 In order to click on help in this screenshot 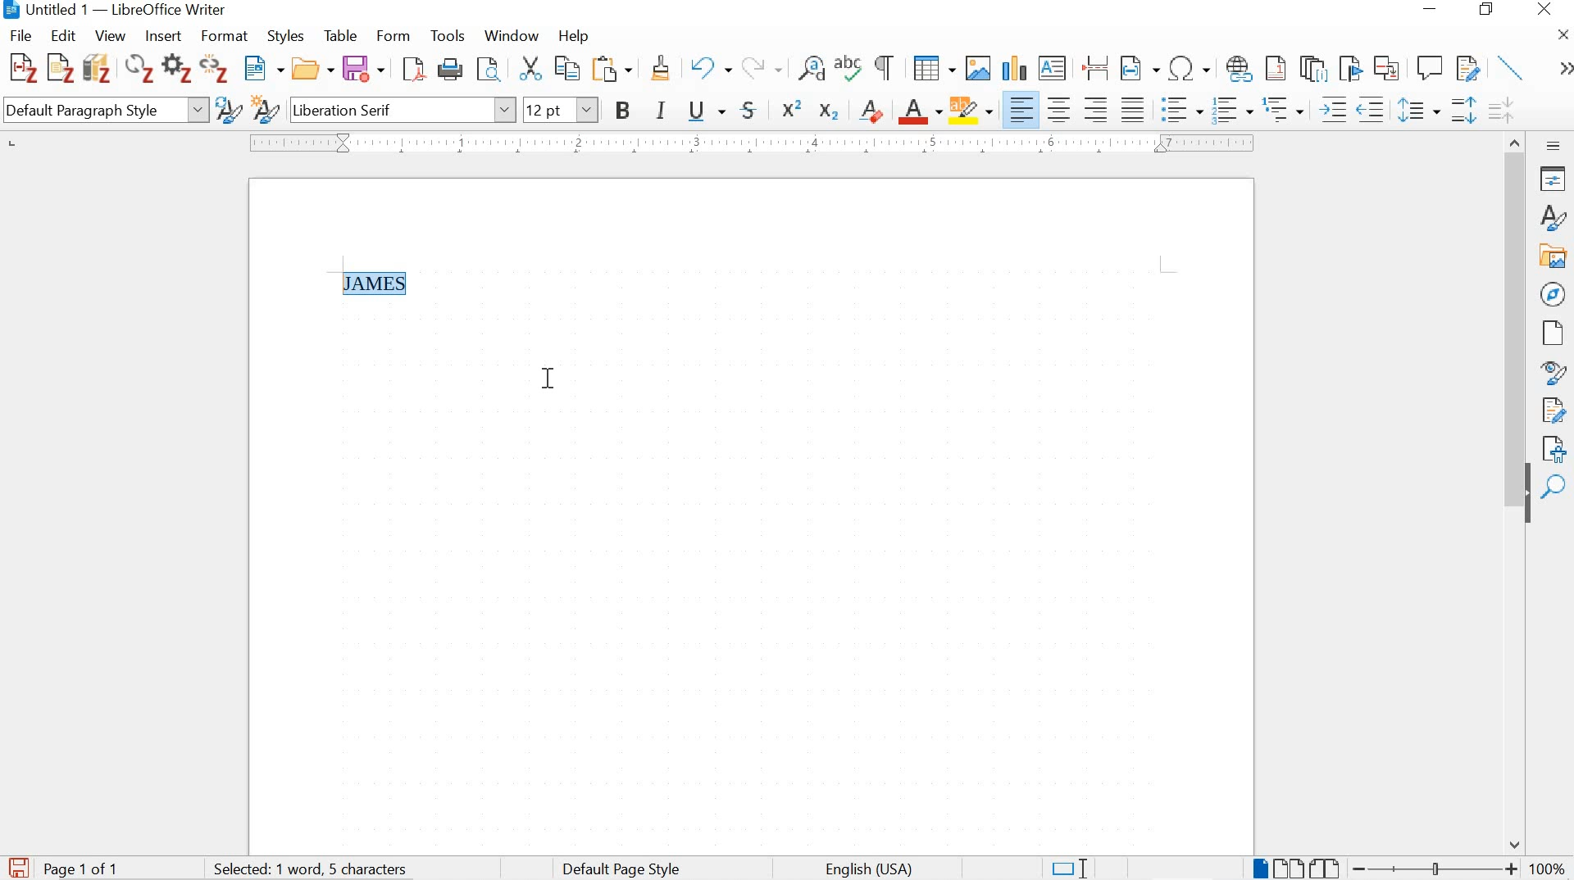, I will do `click(572, 36)`.